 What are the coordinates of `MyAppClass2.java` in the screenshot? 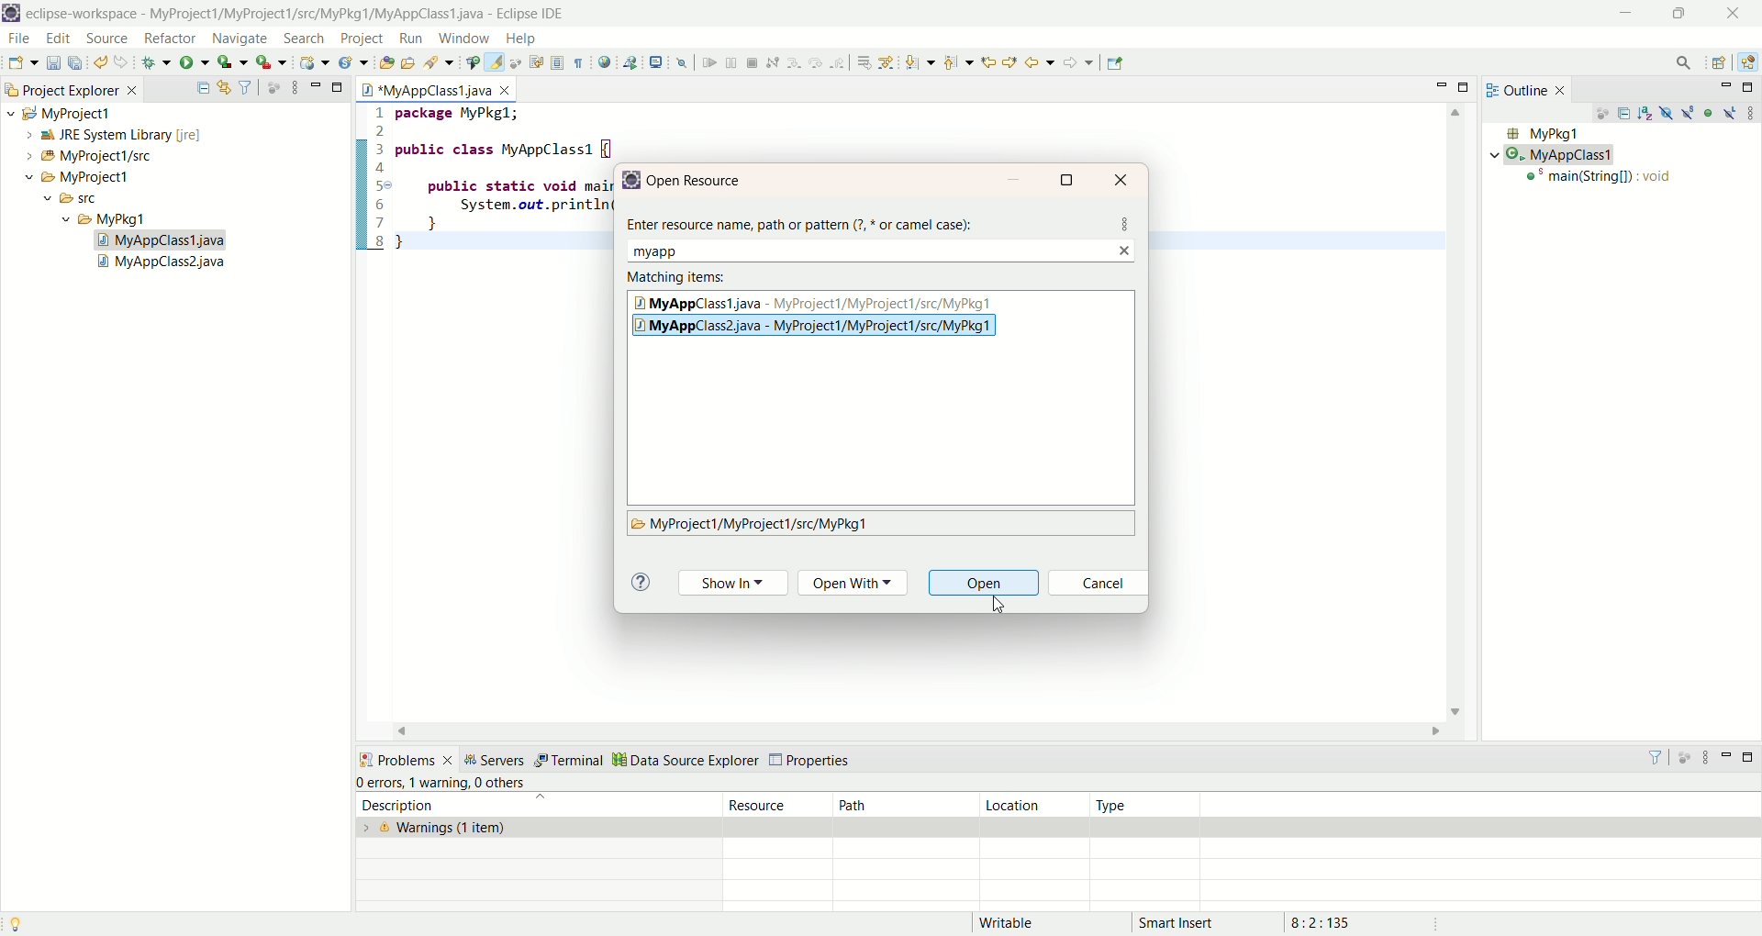 It's located at (164, 264).